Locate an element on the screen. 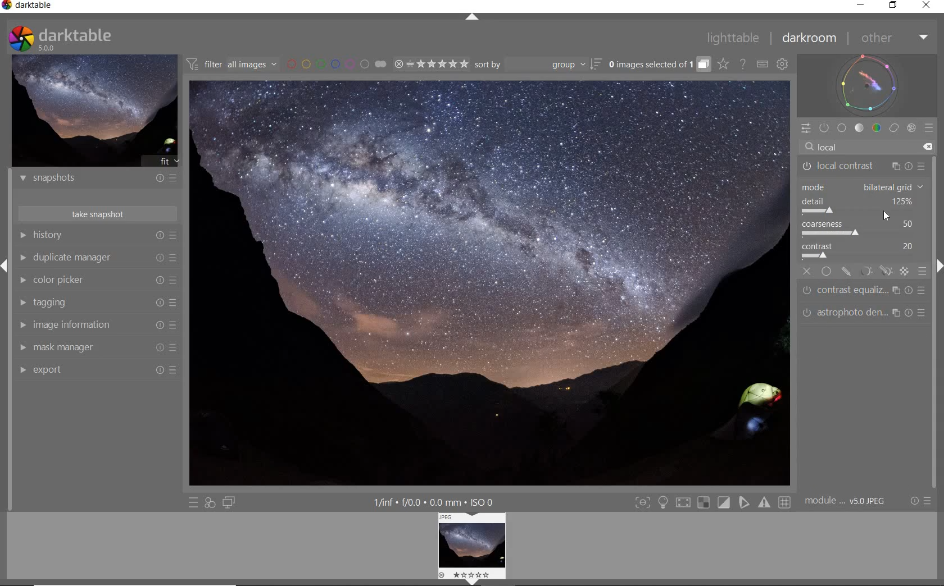  sort is located at coordinates (595, 67).